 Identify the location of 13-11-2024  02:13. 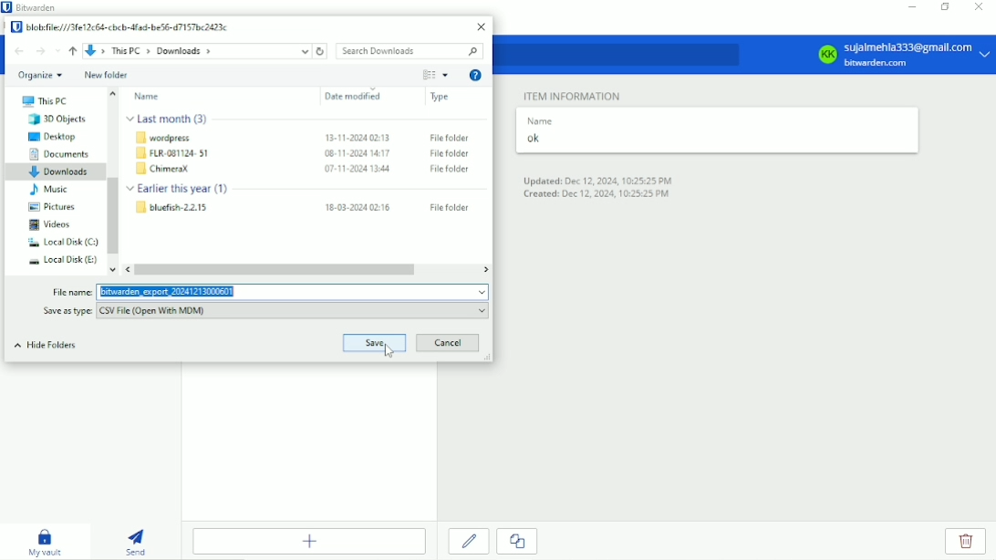
(358, 136).